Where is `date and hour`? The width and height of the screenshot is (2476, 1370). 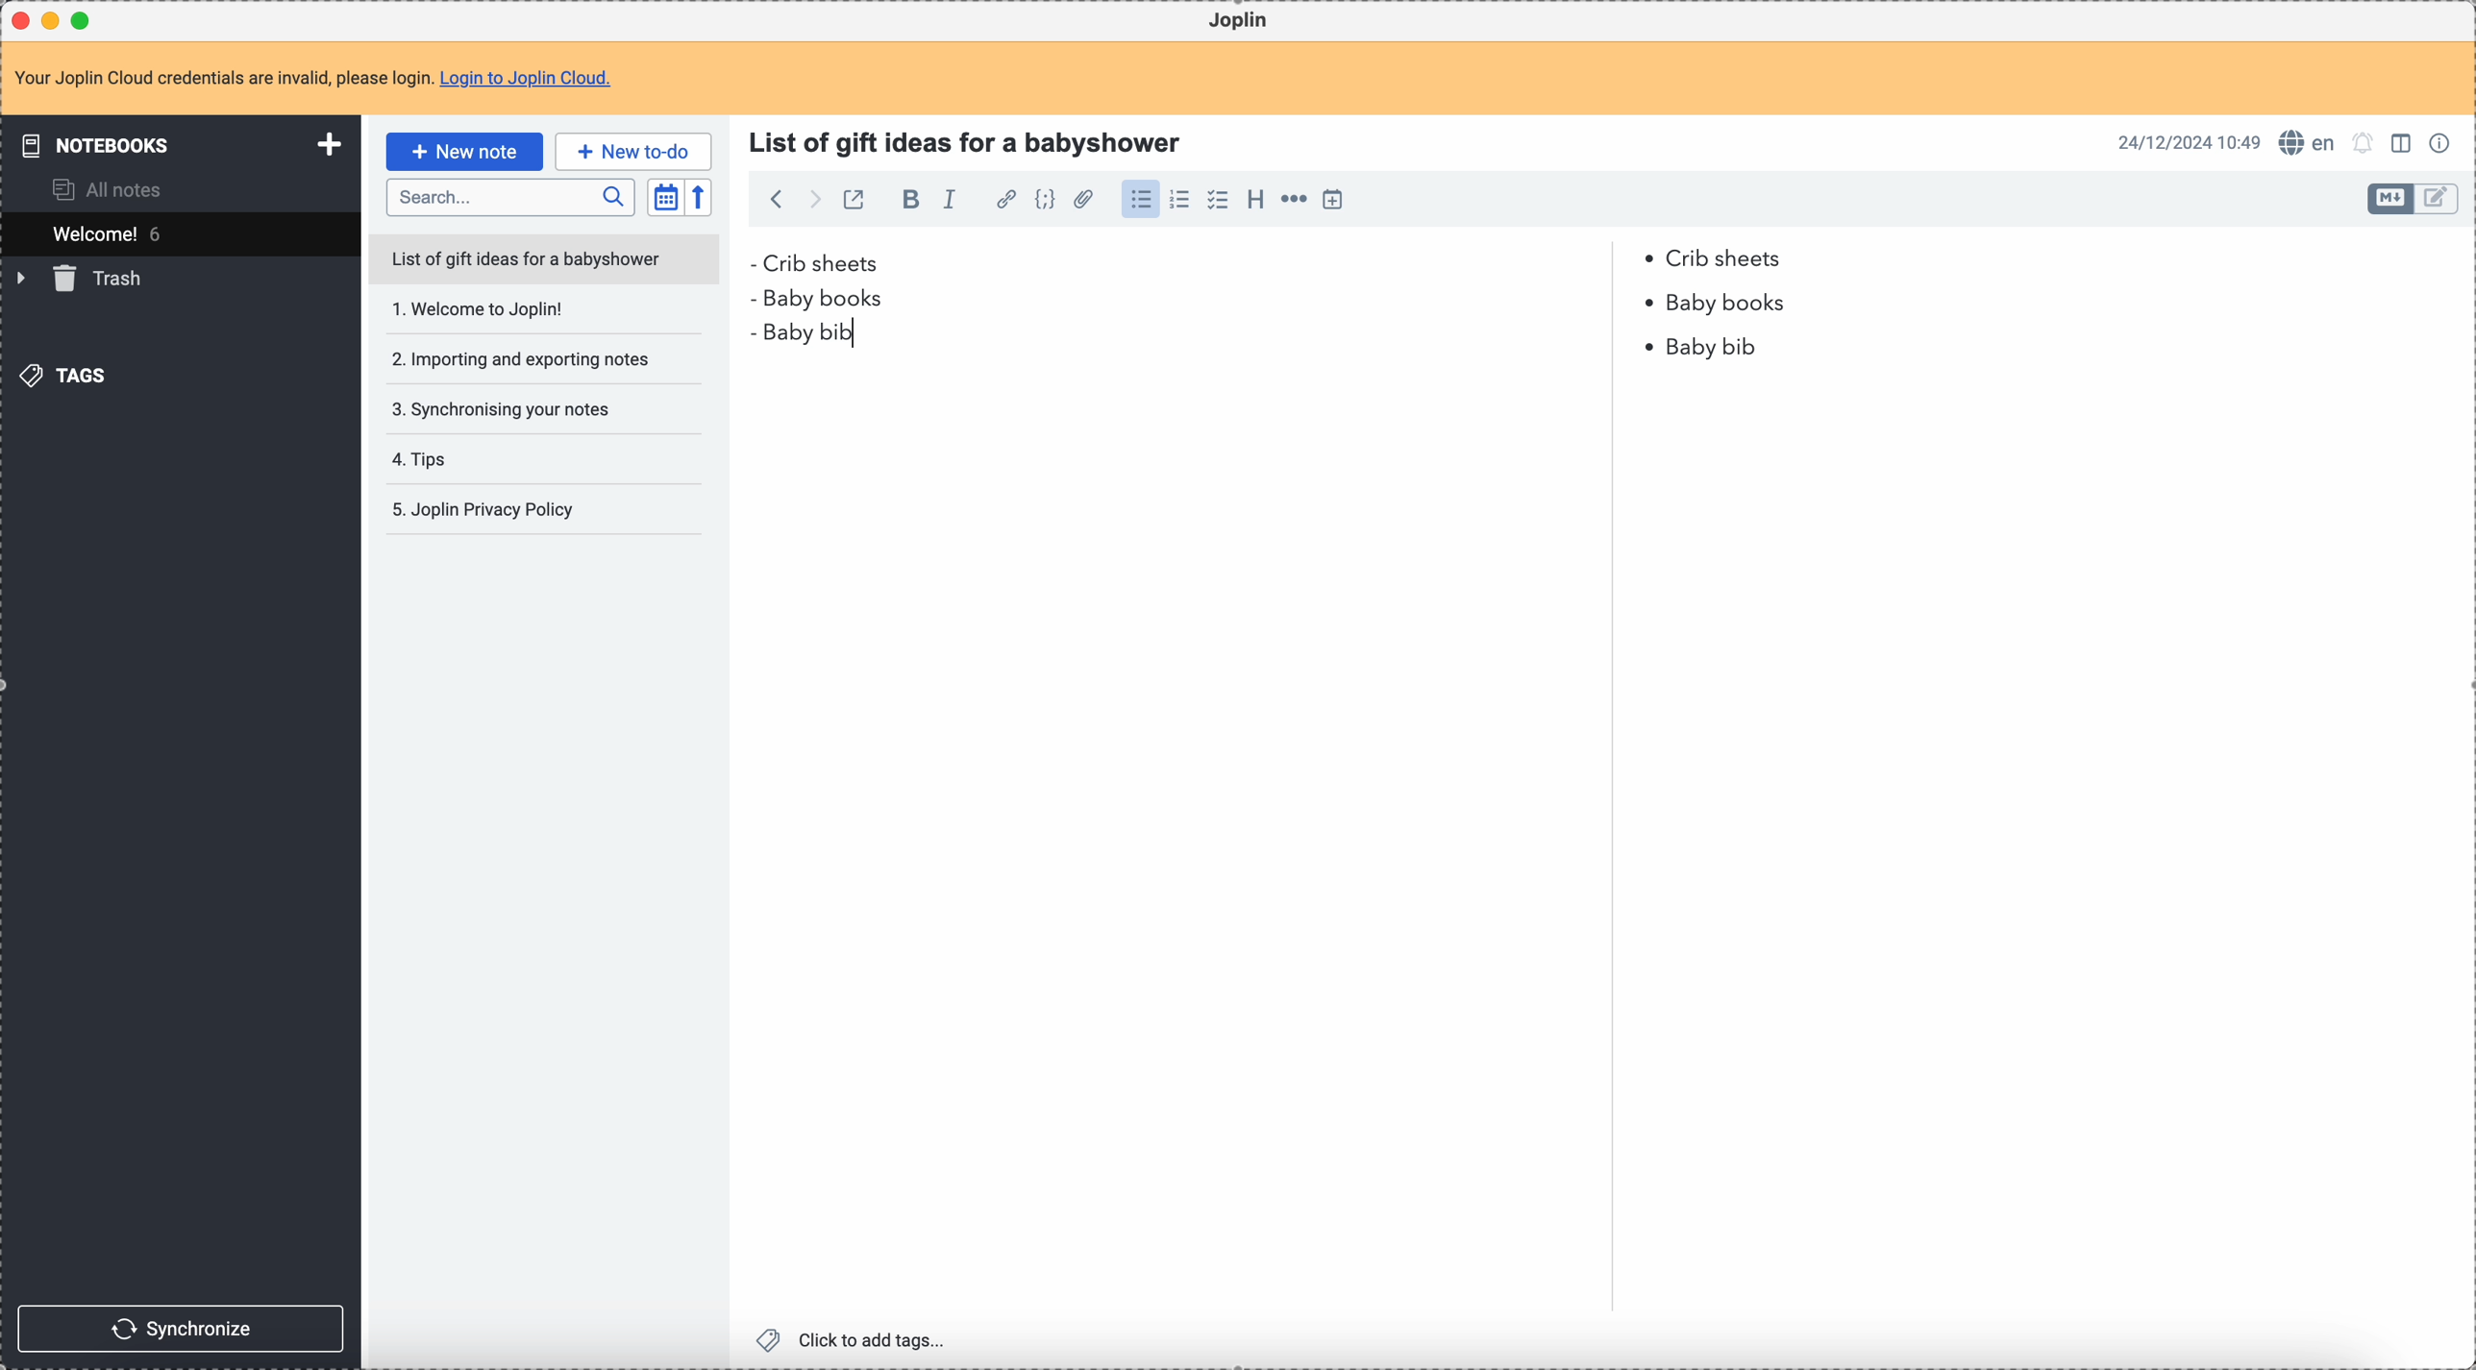
date and hour is located at coordinates (2189, 142).